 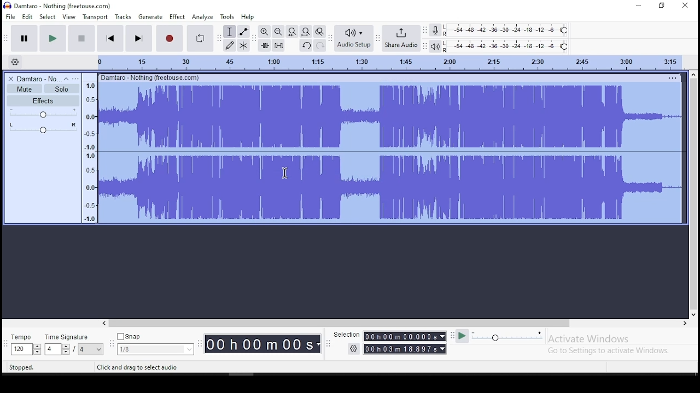 I want to click on view, so click(x=69, y=16).